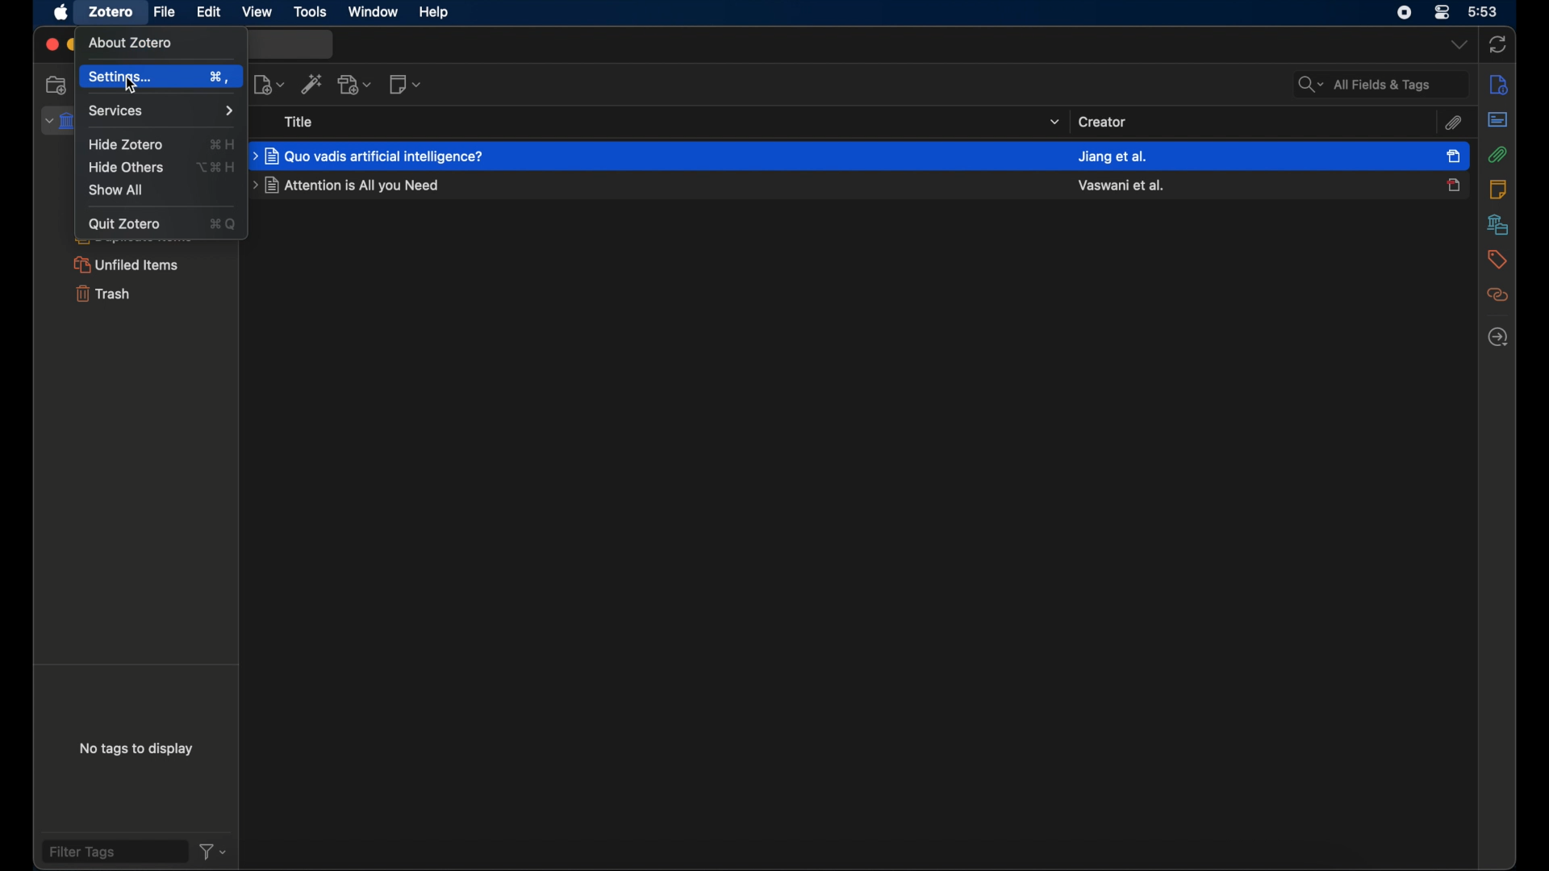  Describe the element at coordinates (132, 43) in the screenshot. I see `about zotero` at that location.